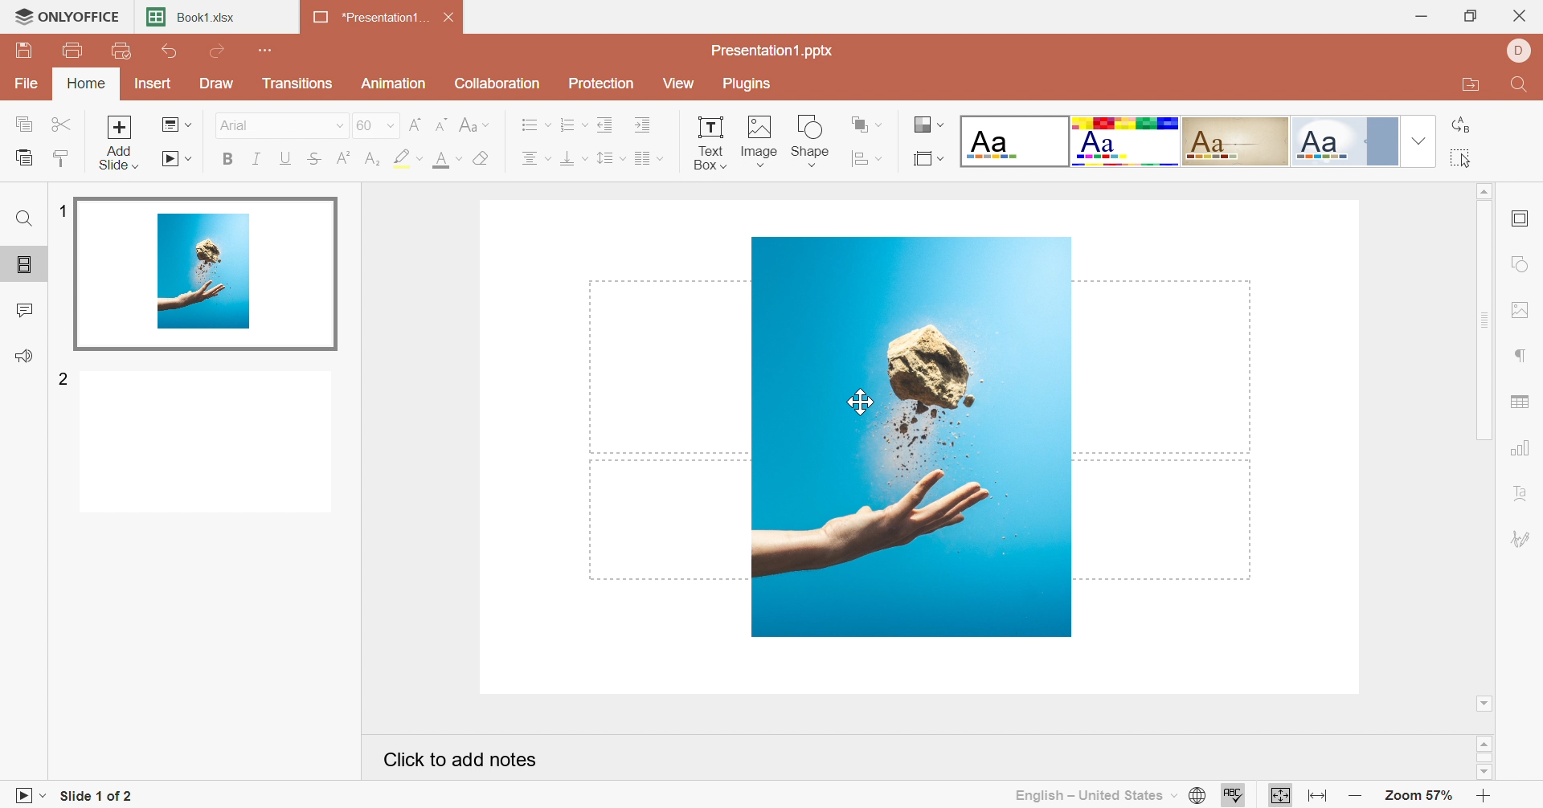 The width and height of the screenshot is (1543, 808). Describe the element at coordinates (375, 124) in the screenshot. I see `60` at that location.